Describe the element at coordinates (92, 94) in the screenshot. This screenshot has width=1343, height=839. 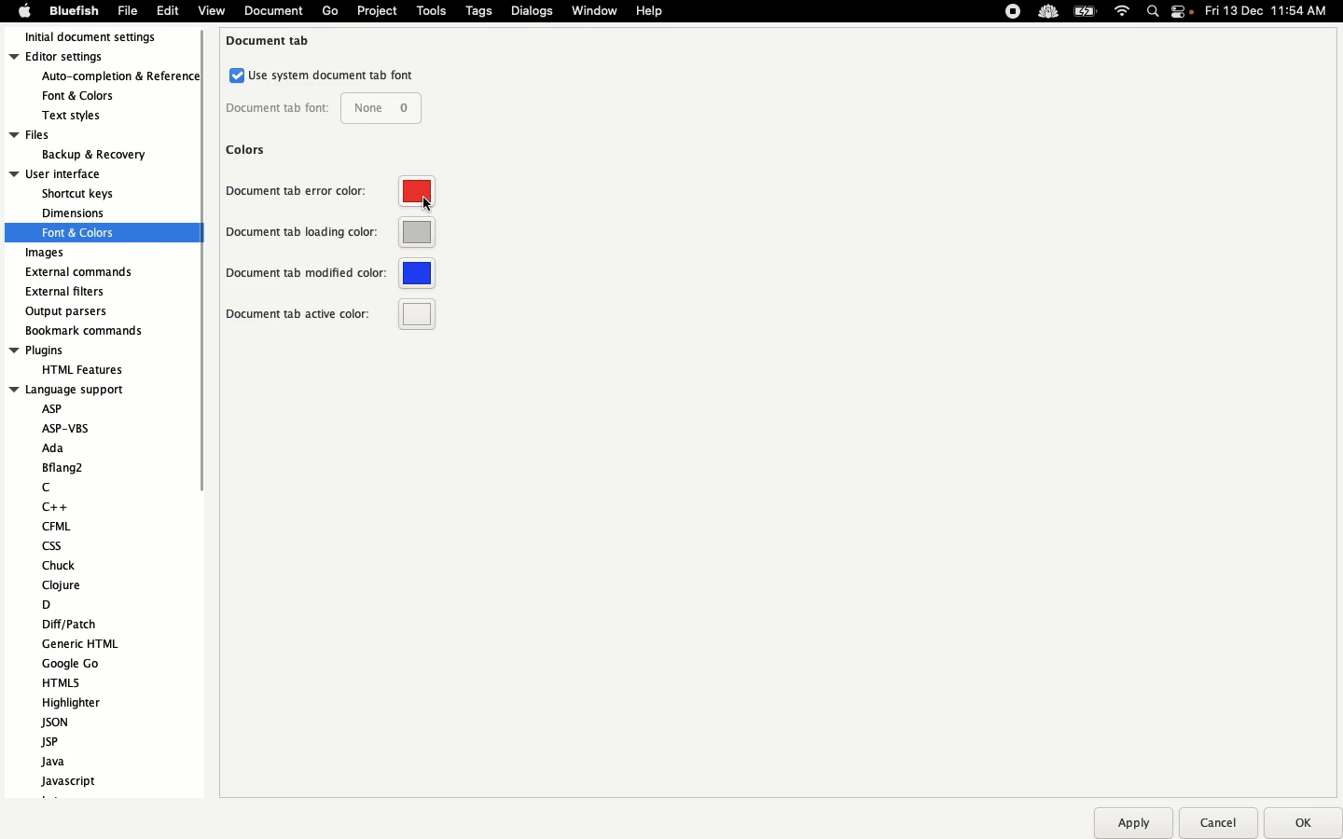
I see `fonts & colors` at that location.